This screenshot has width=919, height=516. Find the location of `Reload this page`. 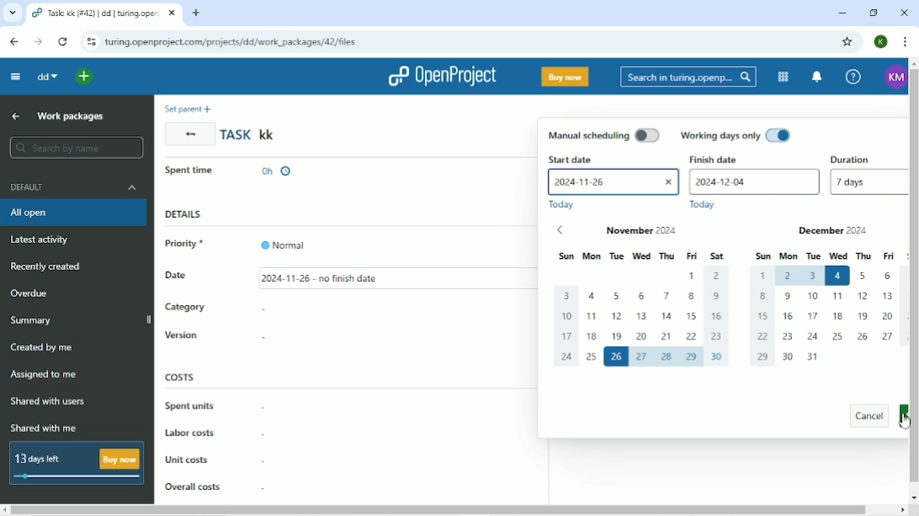

Reload this page is located at coordinates (65, 42).